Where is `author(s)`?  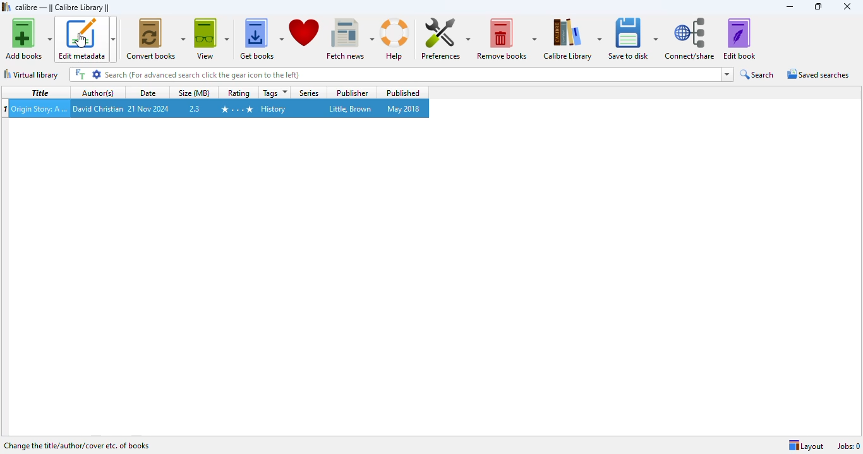
author(s) is located at coordinates (98, 92).